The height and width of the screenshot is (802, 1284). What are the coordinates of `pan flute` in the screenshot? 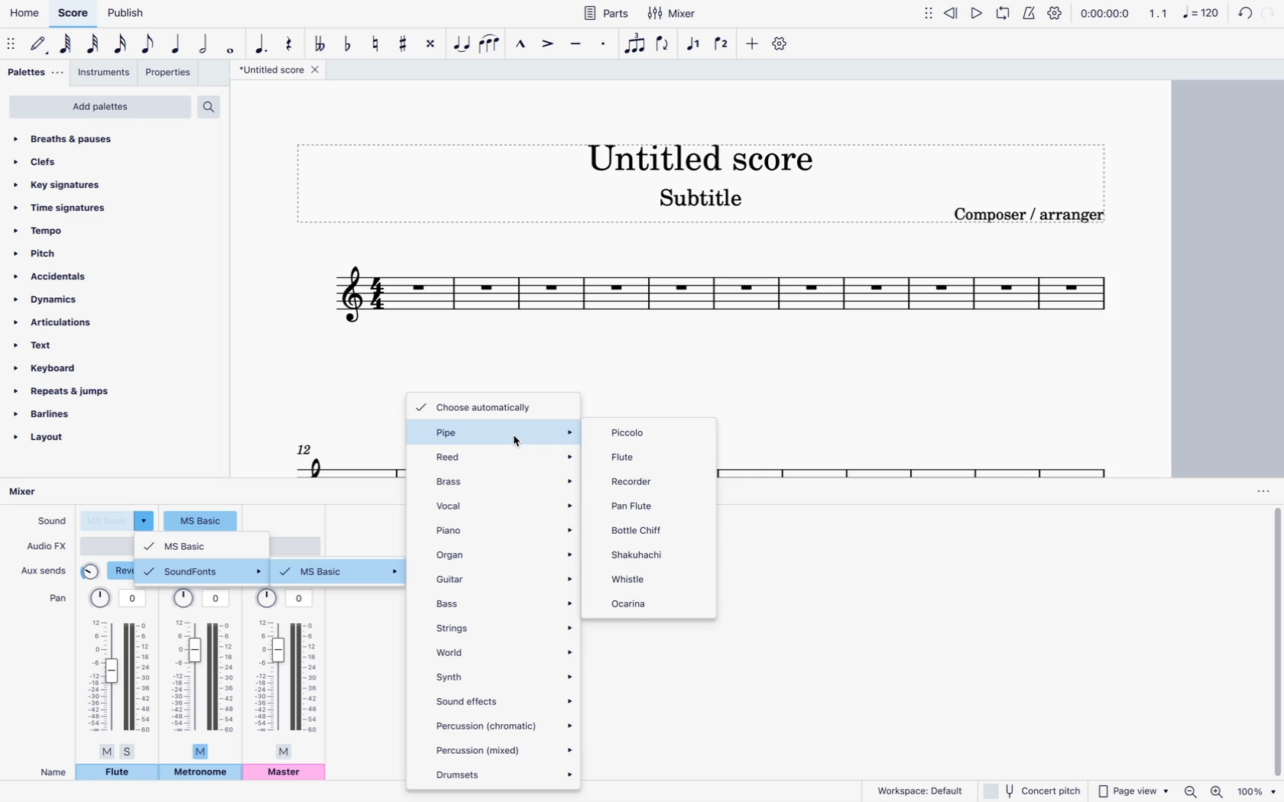 It's located at (636, 503).